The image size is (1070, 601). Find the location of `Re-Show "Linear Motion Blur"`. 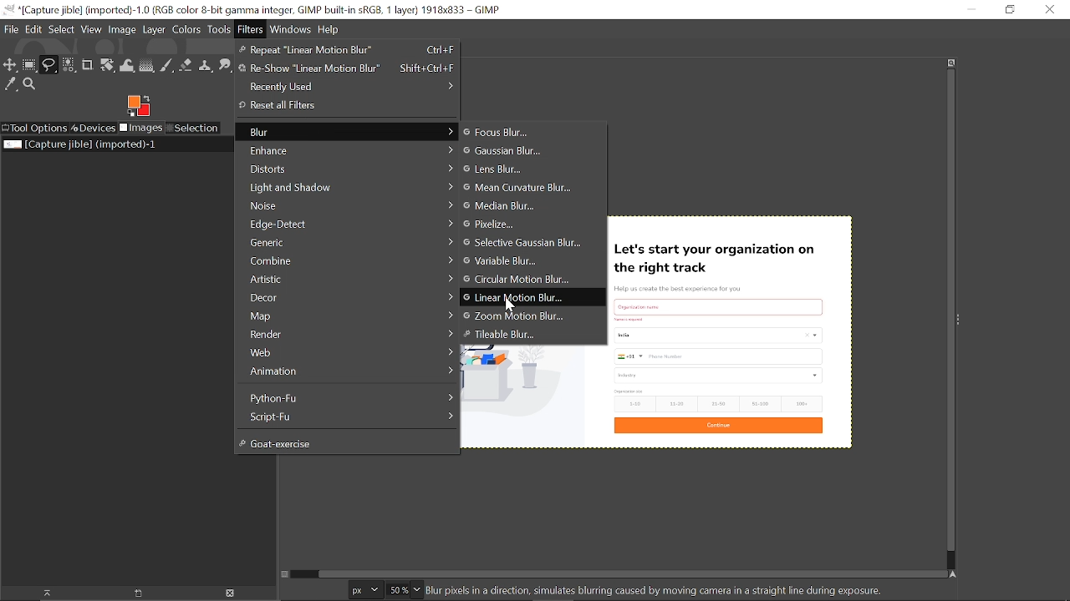

Re-Show "Linear Motion Blur" is located at coordinates (345, 68).